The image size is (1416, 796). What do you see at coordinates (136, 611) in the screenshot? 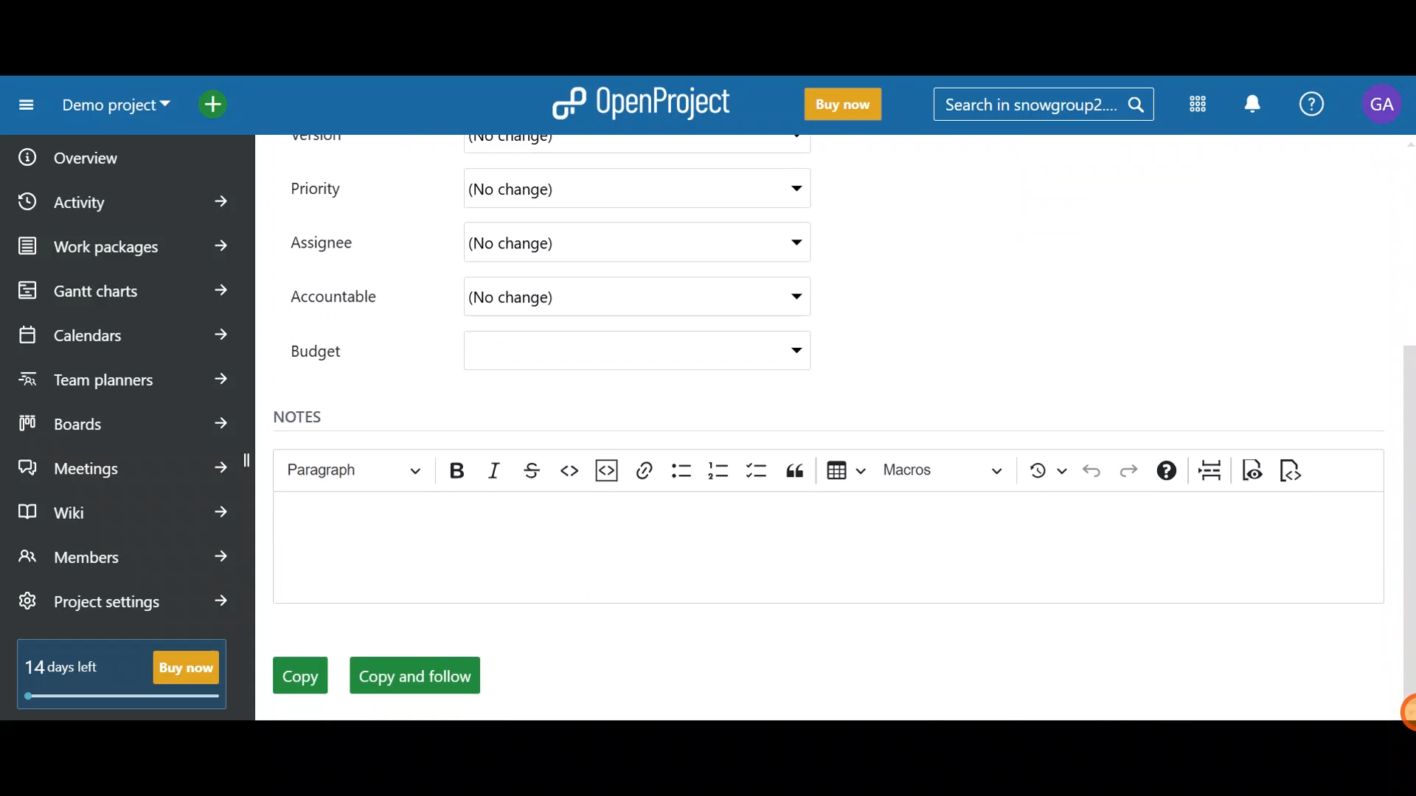
I see `Project settings` at bounding box center [136, 611].